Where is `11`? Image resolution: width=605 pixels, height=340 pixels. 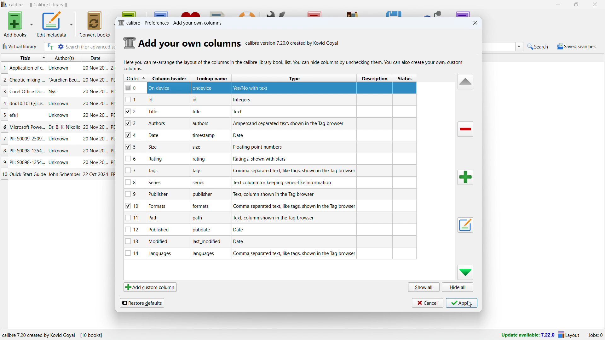 11 is located at coordinates (135, 218).